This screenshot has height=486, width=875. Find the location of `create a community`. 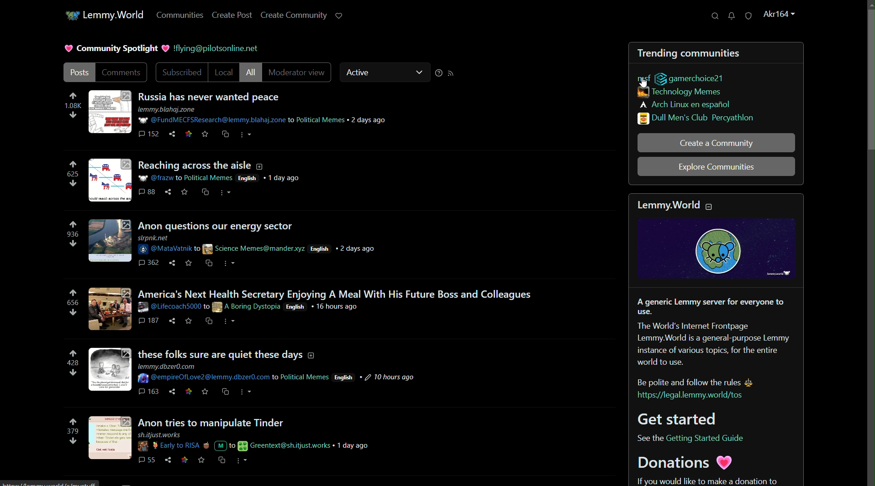

create a community is located at coordinates (716, 143).